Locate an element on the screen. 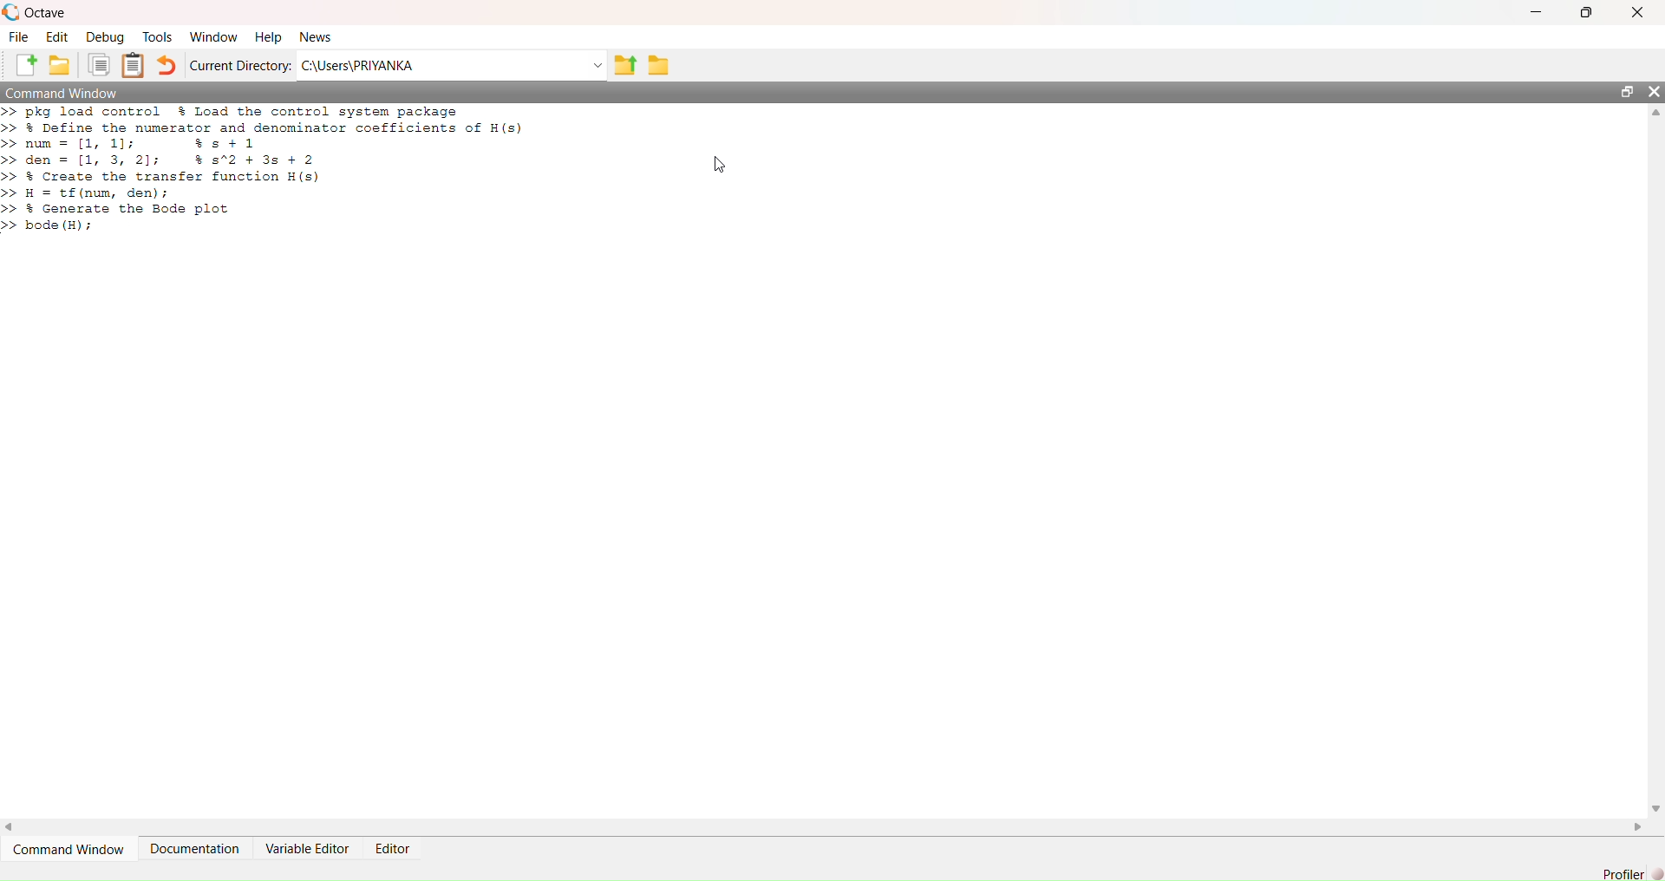  Editor is located at coordinates (392, 849).